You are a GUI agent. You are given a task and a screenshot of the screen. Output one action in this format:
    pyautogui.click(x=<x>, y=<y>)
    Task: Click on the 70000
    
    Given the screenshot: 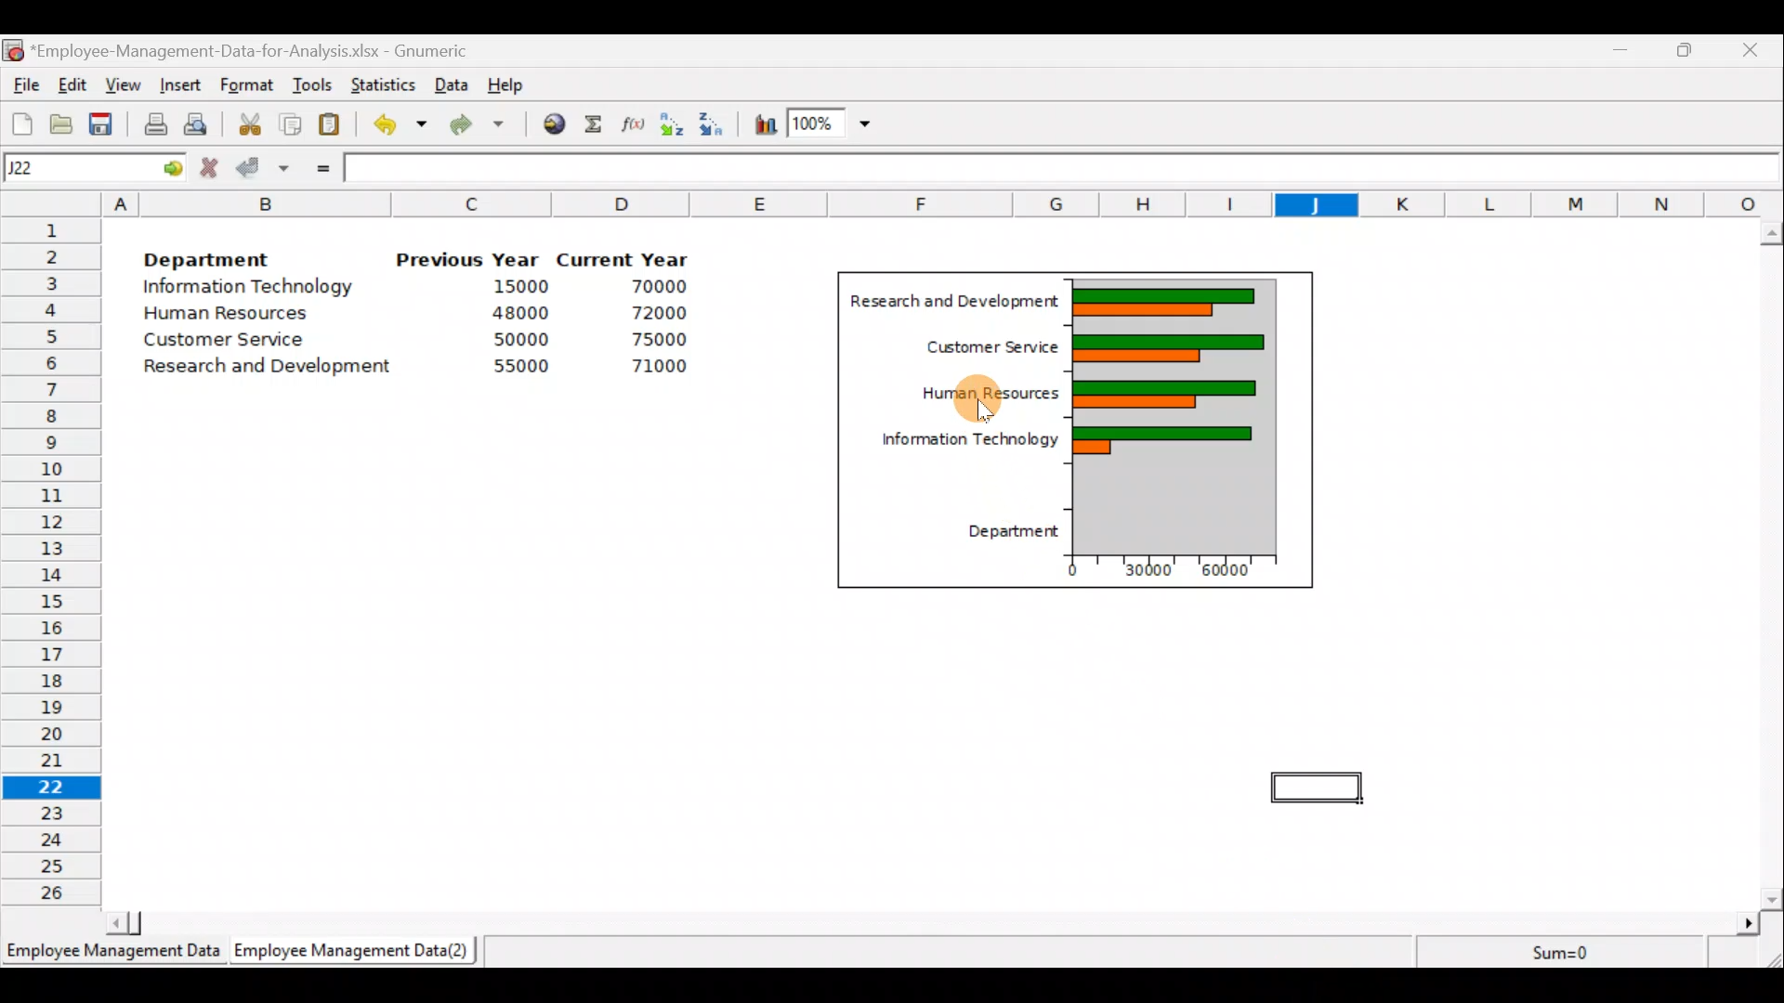 What is the action you would take?
    pyautogui.click(x=660, y=285)
    